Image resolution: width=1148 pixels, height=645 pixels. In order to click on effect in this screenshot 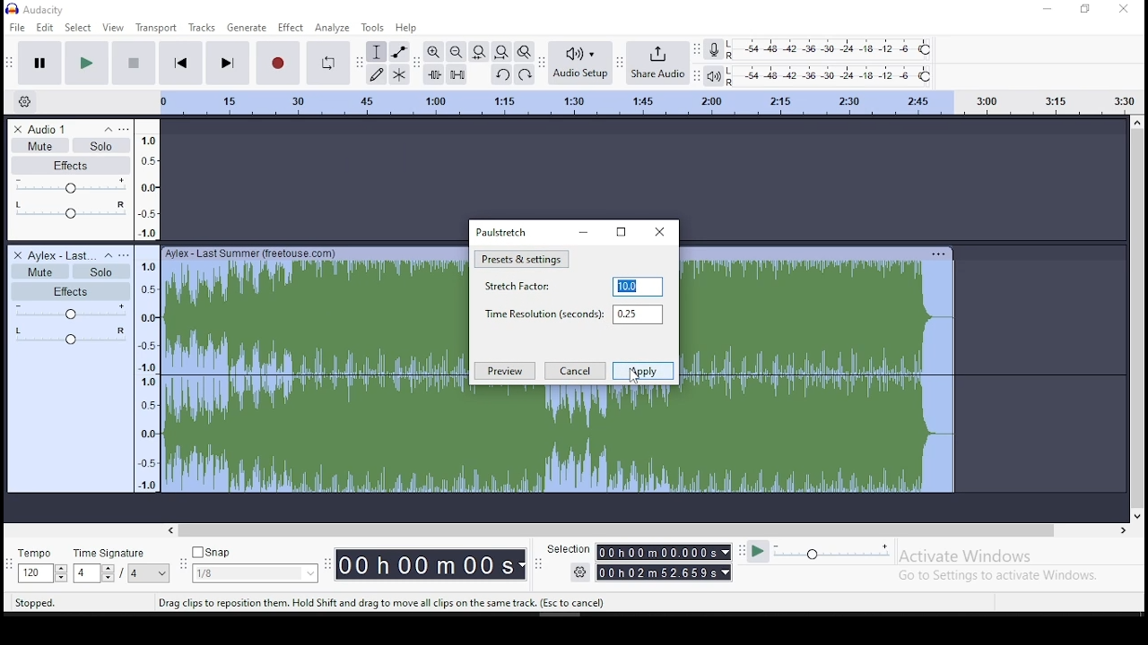, I will do `click(291, 28)`.